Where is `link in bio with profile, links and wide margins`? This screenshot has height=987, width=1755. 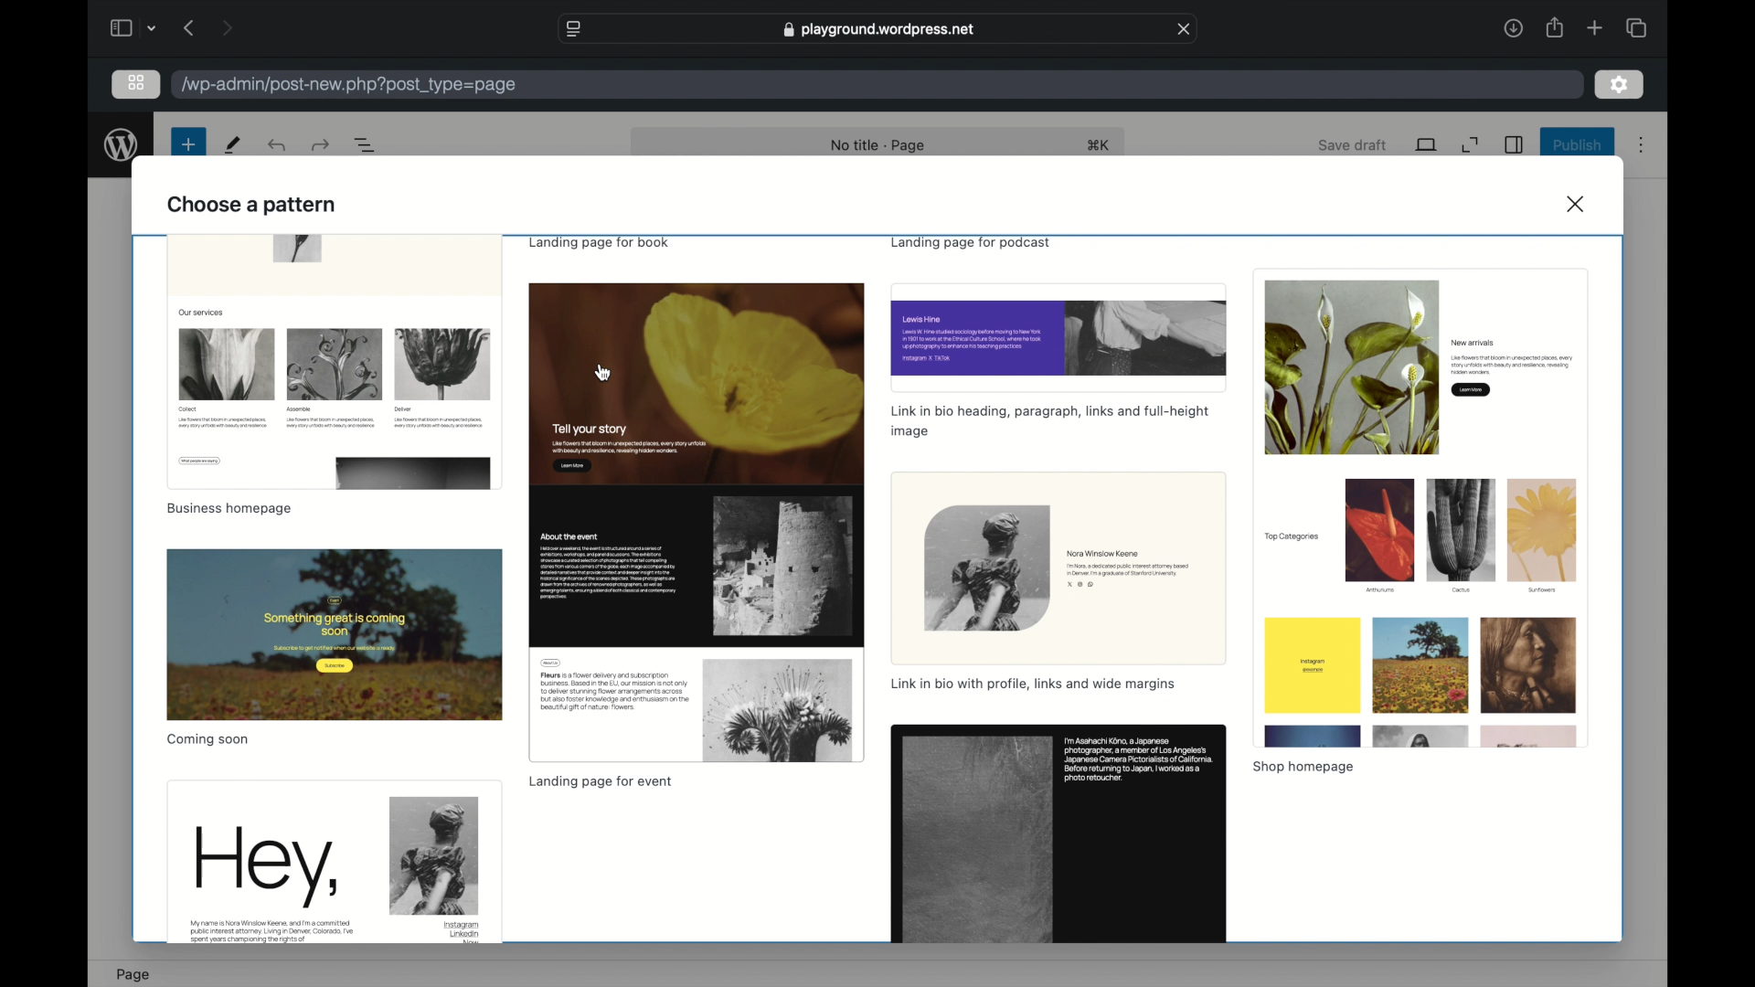 link in bio with profile, links and wide margins is located at coordinates (1035, 685).